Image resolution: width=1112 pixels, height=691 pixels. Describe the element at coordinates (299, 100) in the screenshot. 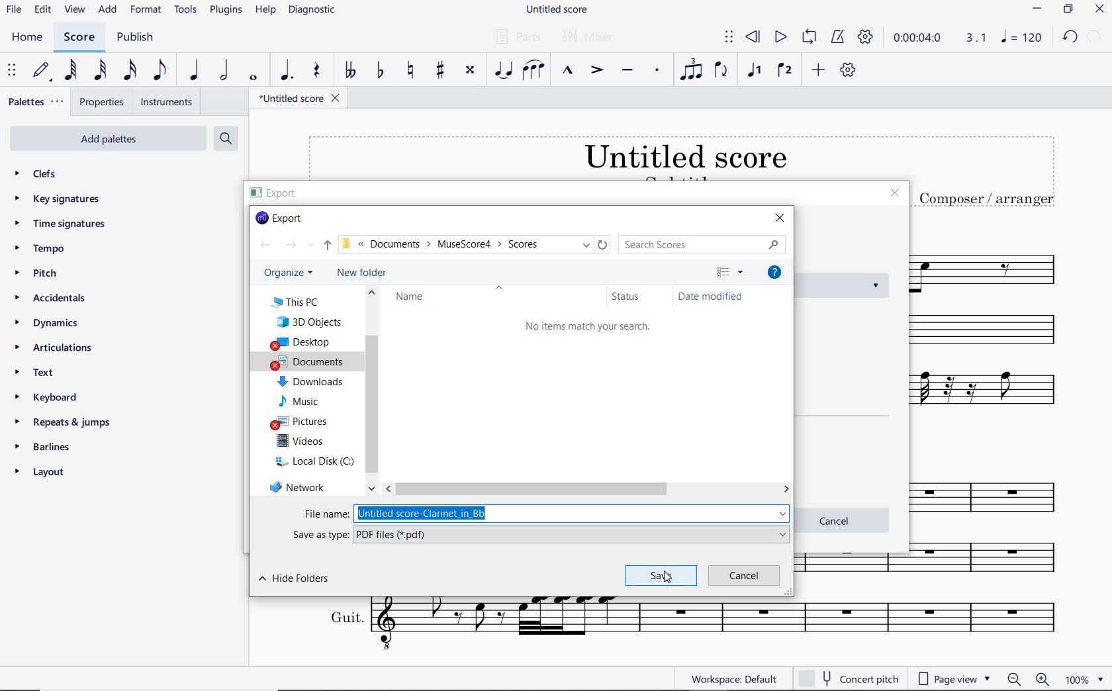

I see `FILE NAME` at that location.